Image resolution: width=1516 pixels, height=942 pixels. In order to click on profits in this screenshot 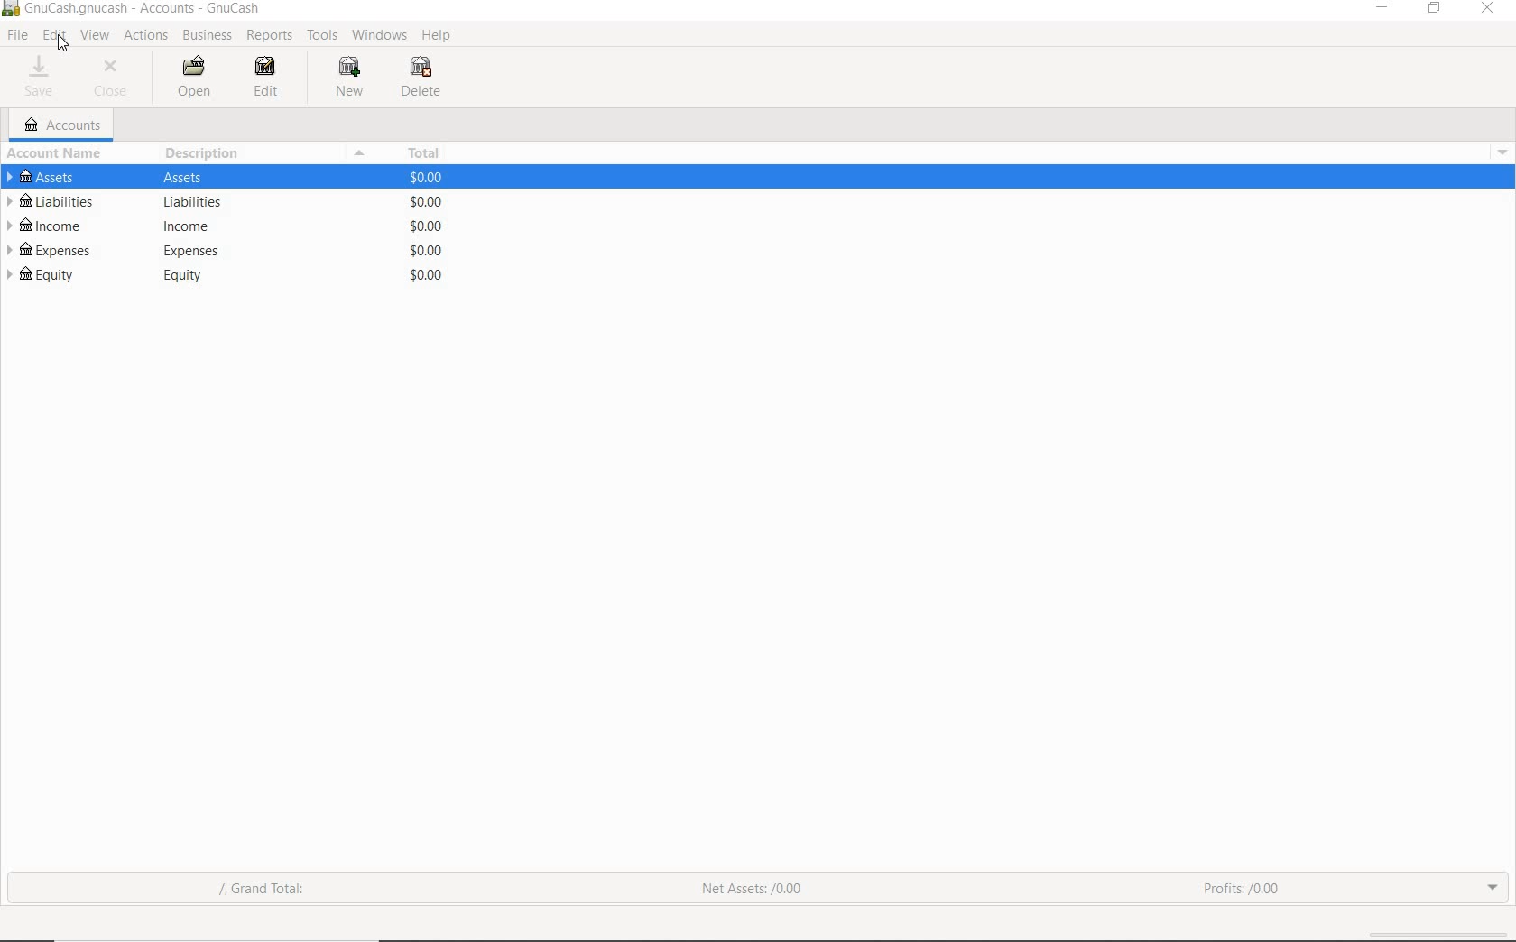, I will do `click(1243, 883)`.